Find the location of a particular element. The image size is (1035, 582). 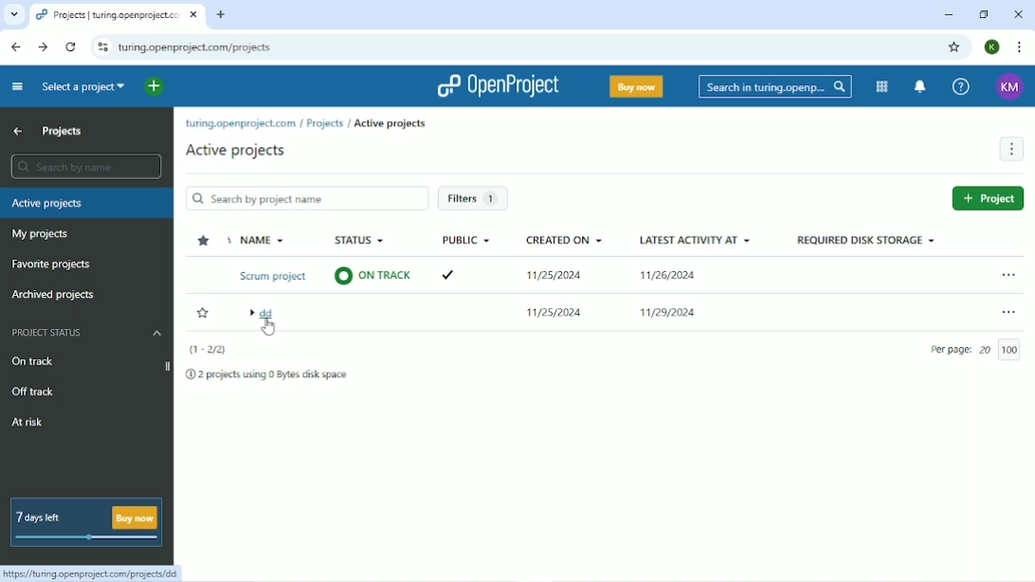

Account is located at coordinates (1011, 85).